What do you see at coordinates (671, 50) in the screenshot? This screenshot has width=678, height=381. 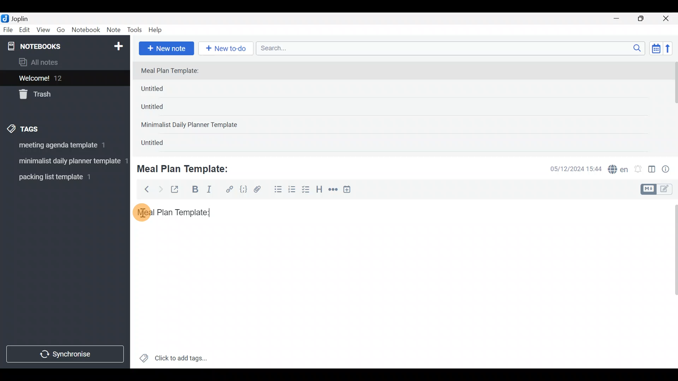 I see `Reverse sort` at bounding box center [671, 50].